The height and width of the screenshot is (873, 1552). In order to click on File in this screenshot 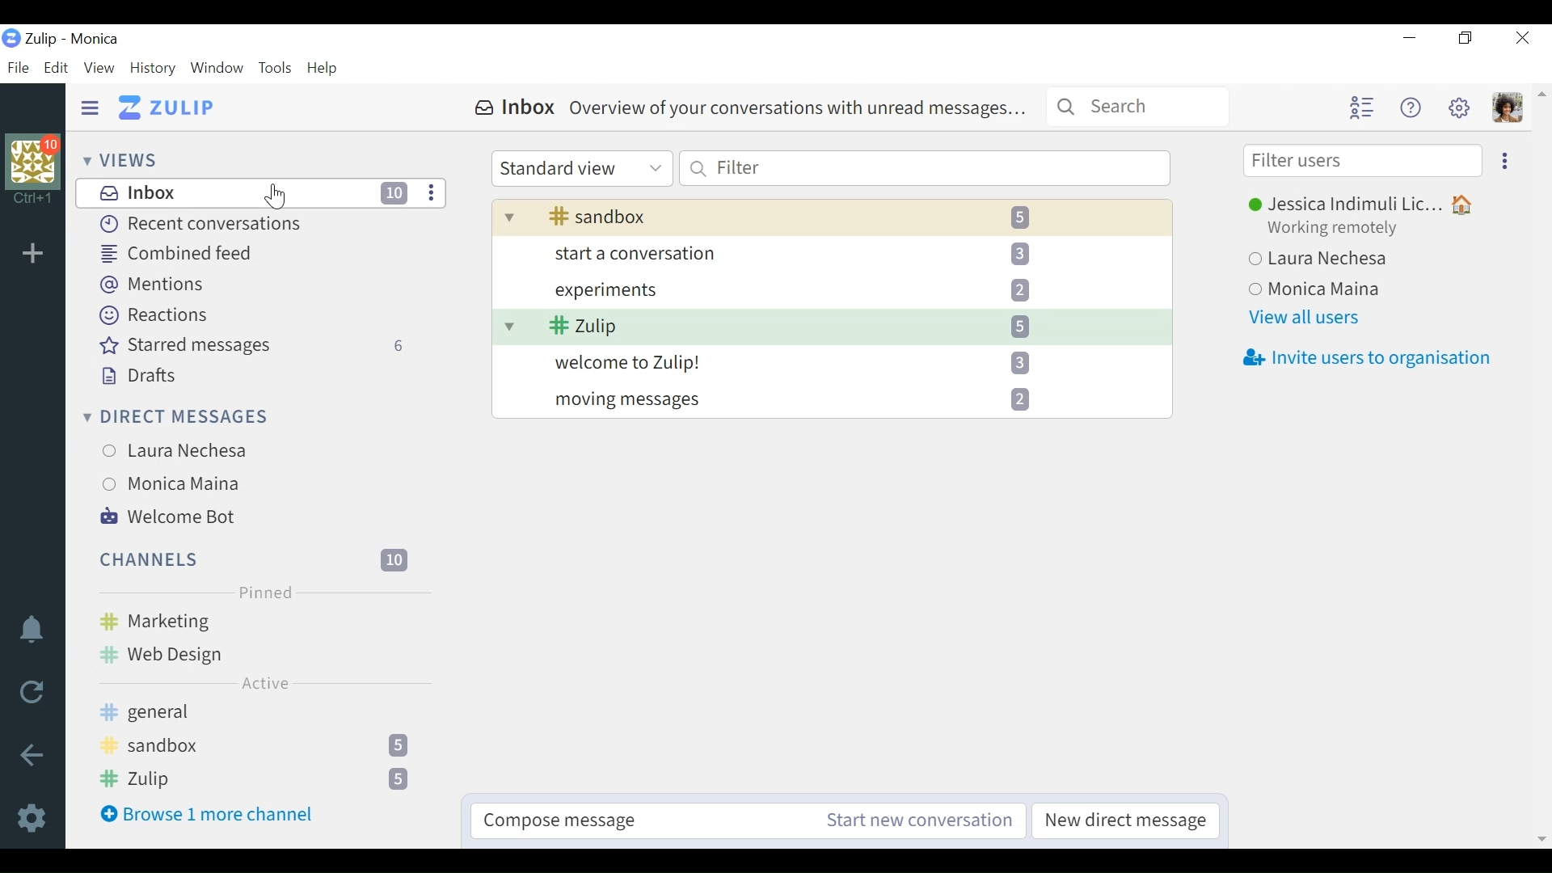, I will do `click(18, 68)`.